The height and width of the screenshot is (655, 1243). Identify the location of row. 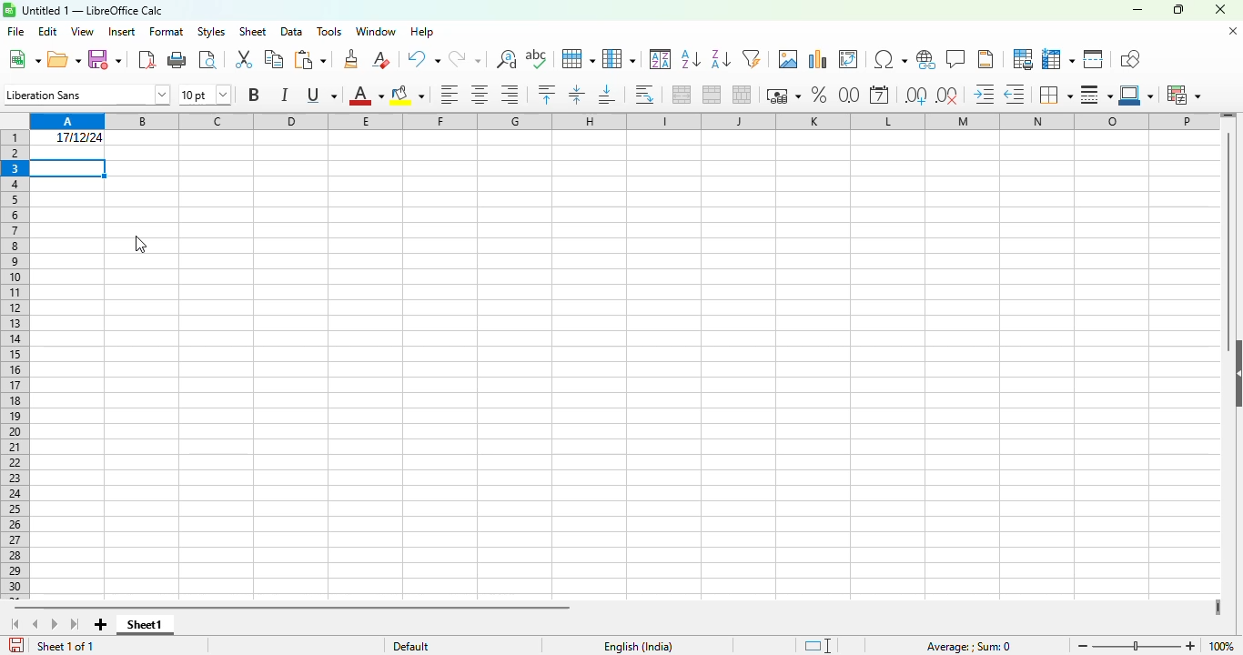
(577, 59).